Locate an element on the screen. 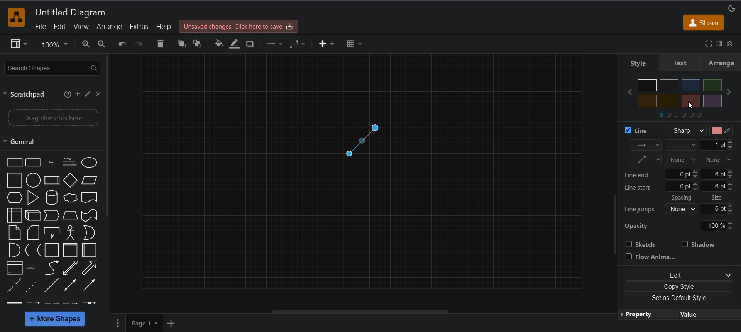  flow animation is located at coordinates (651, 257).